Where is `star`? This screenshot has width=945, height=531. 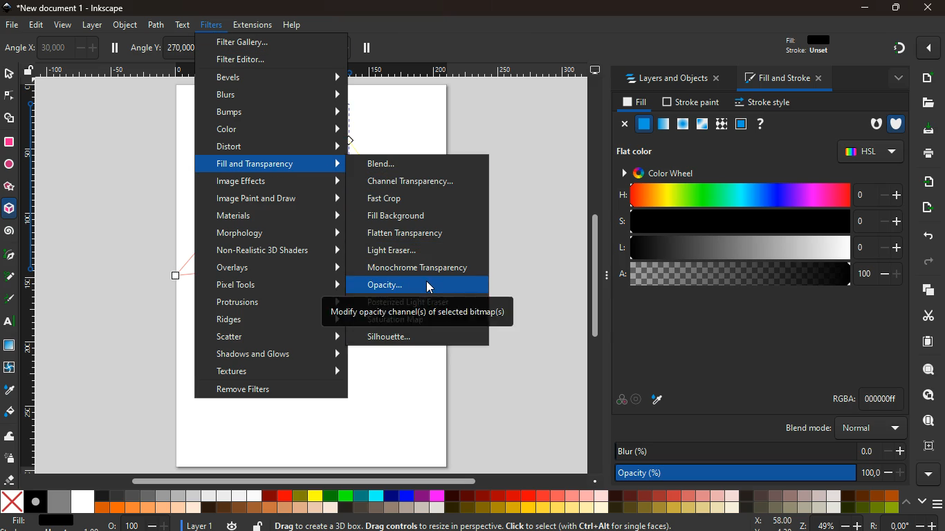
star is located at coordinates (10, 187).